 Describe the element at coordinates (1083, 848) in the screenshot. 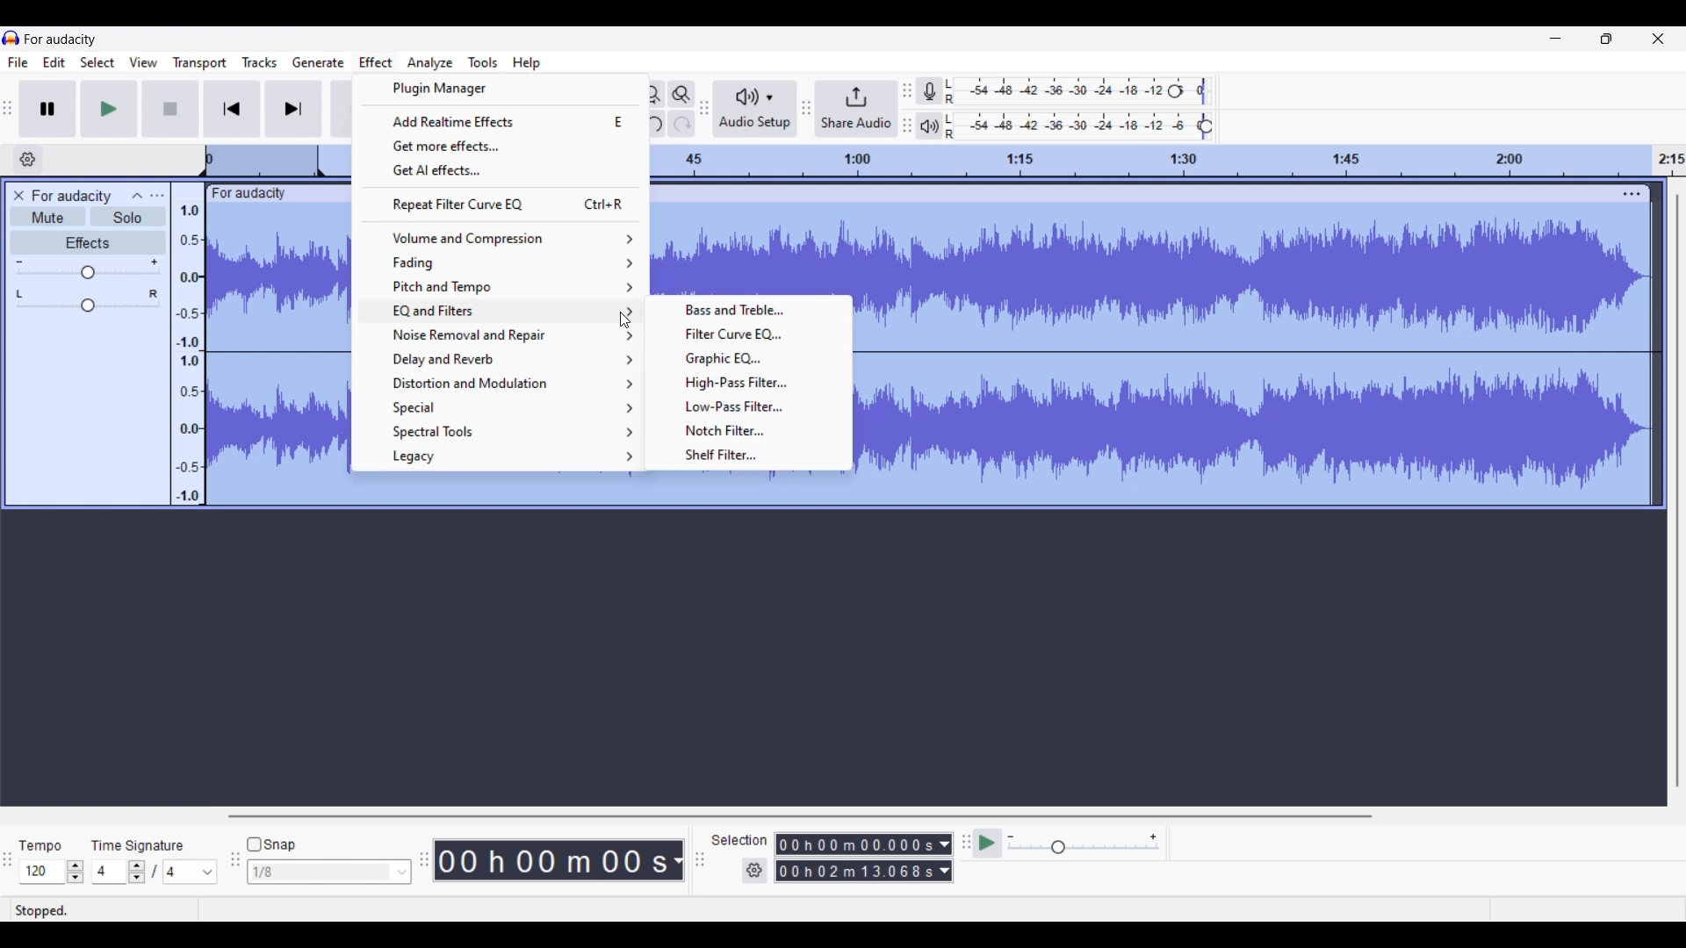

I see `Change playback speed` at that location.